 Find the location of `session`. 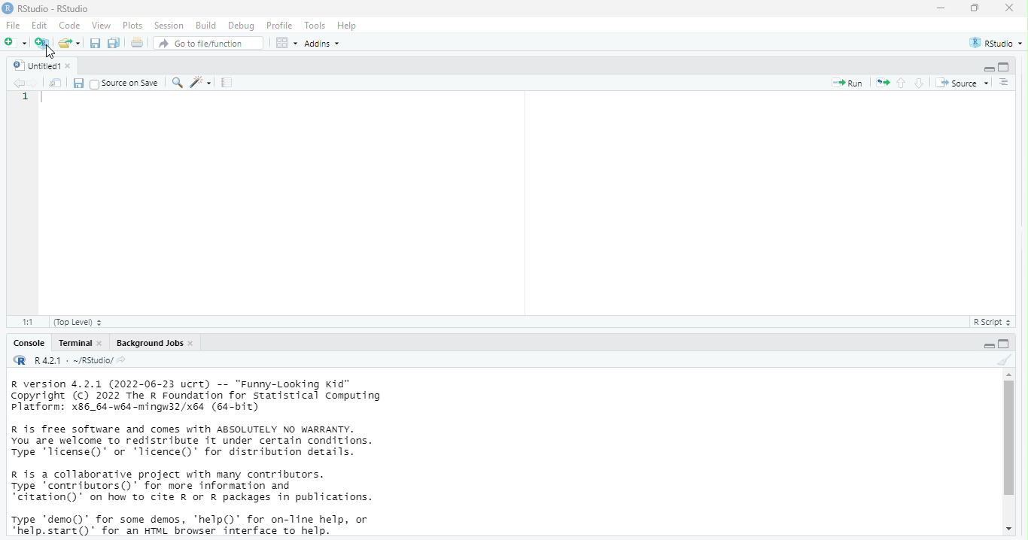

session is located at coordinates (169, 26).